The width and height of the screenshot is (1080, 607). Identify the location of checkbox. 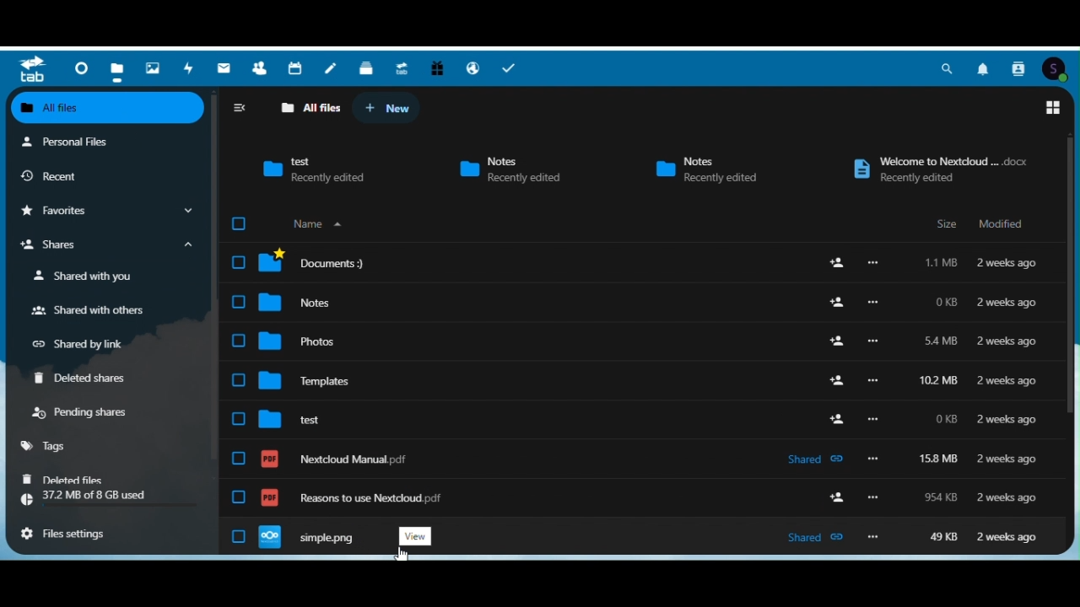
(239, 418).